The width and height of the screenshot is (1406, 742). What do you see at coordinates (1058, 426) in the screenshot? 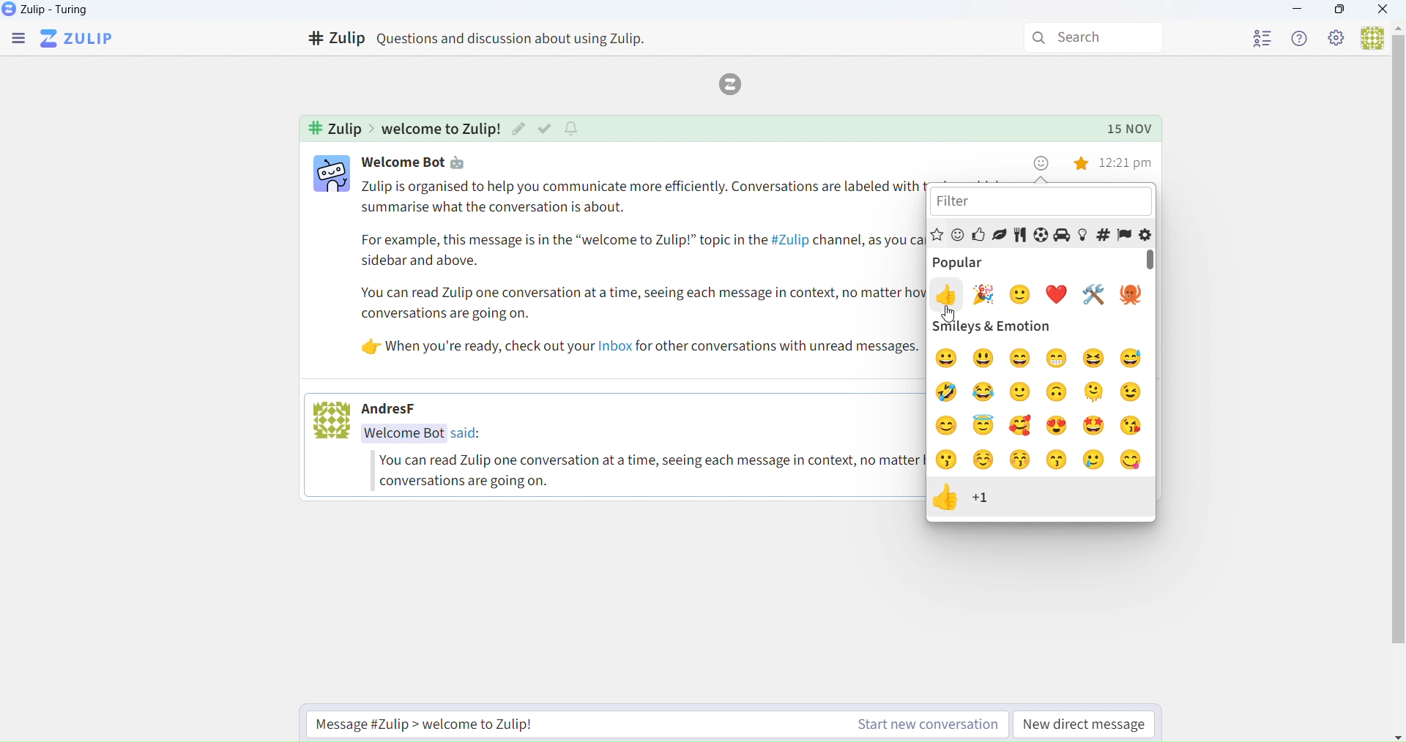
I see `red heart eyes` at bounding box center [1058, 426].